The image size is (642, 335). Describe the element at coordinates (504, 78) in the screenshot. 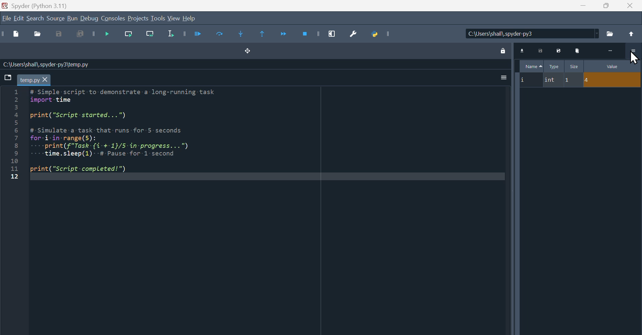

I see `More options` at that location.